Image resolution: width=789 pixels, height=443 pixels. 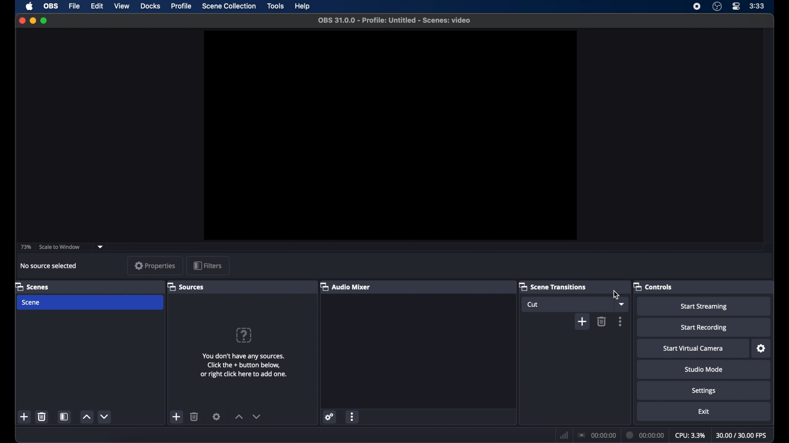 I want to click on studio mode, so click(x=704, y=370).